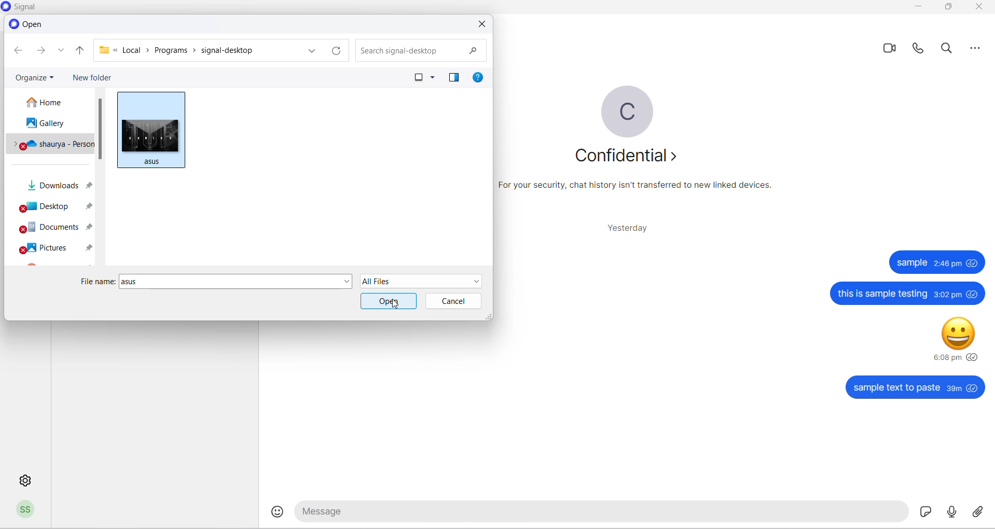 This screenshot has width=995, height=529. What do you see at coordinates (63, 53) in the screenshot?
I see `recent locations` at bounding box center [63, 53].